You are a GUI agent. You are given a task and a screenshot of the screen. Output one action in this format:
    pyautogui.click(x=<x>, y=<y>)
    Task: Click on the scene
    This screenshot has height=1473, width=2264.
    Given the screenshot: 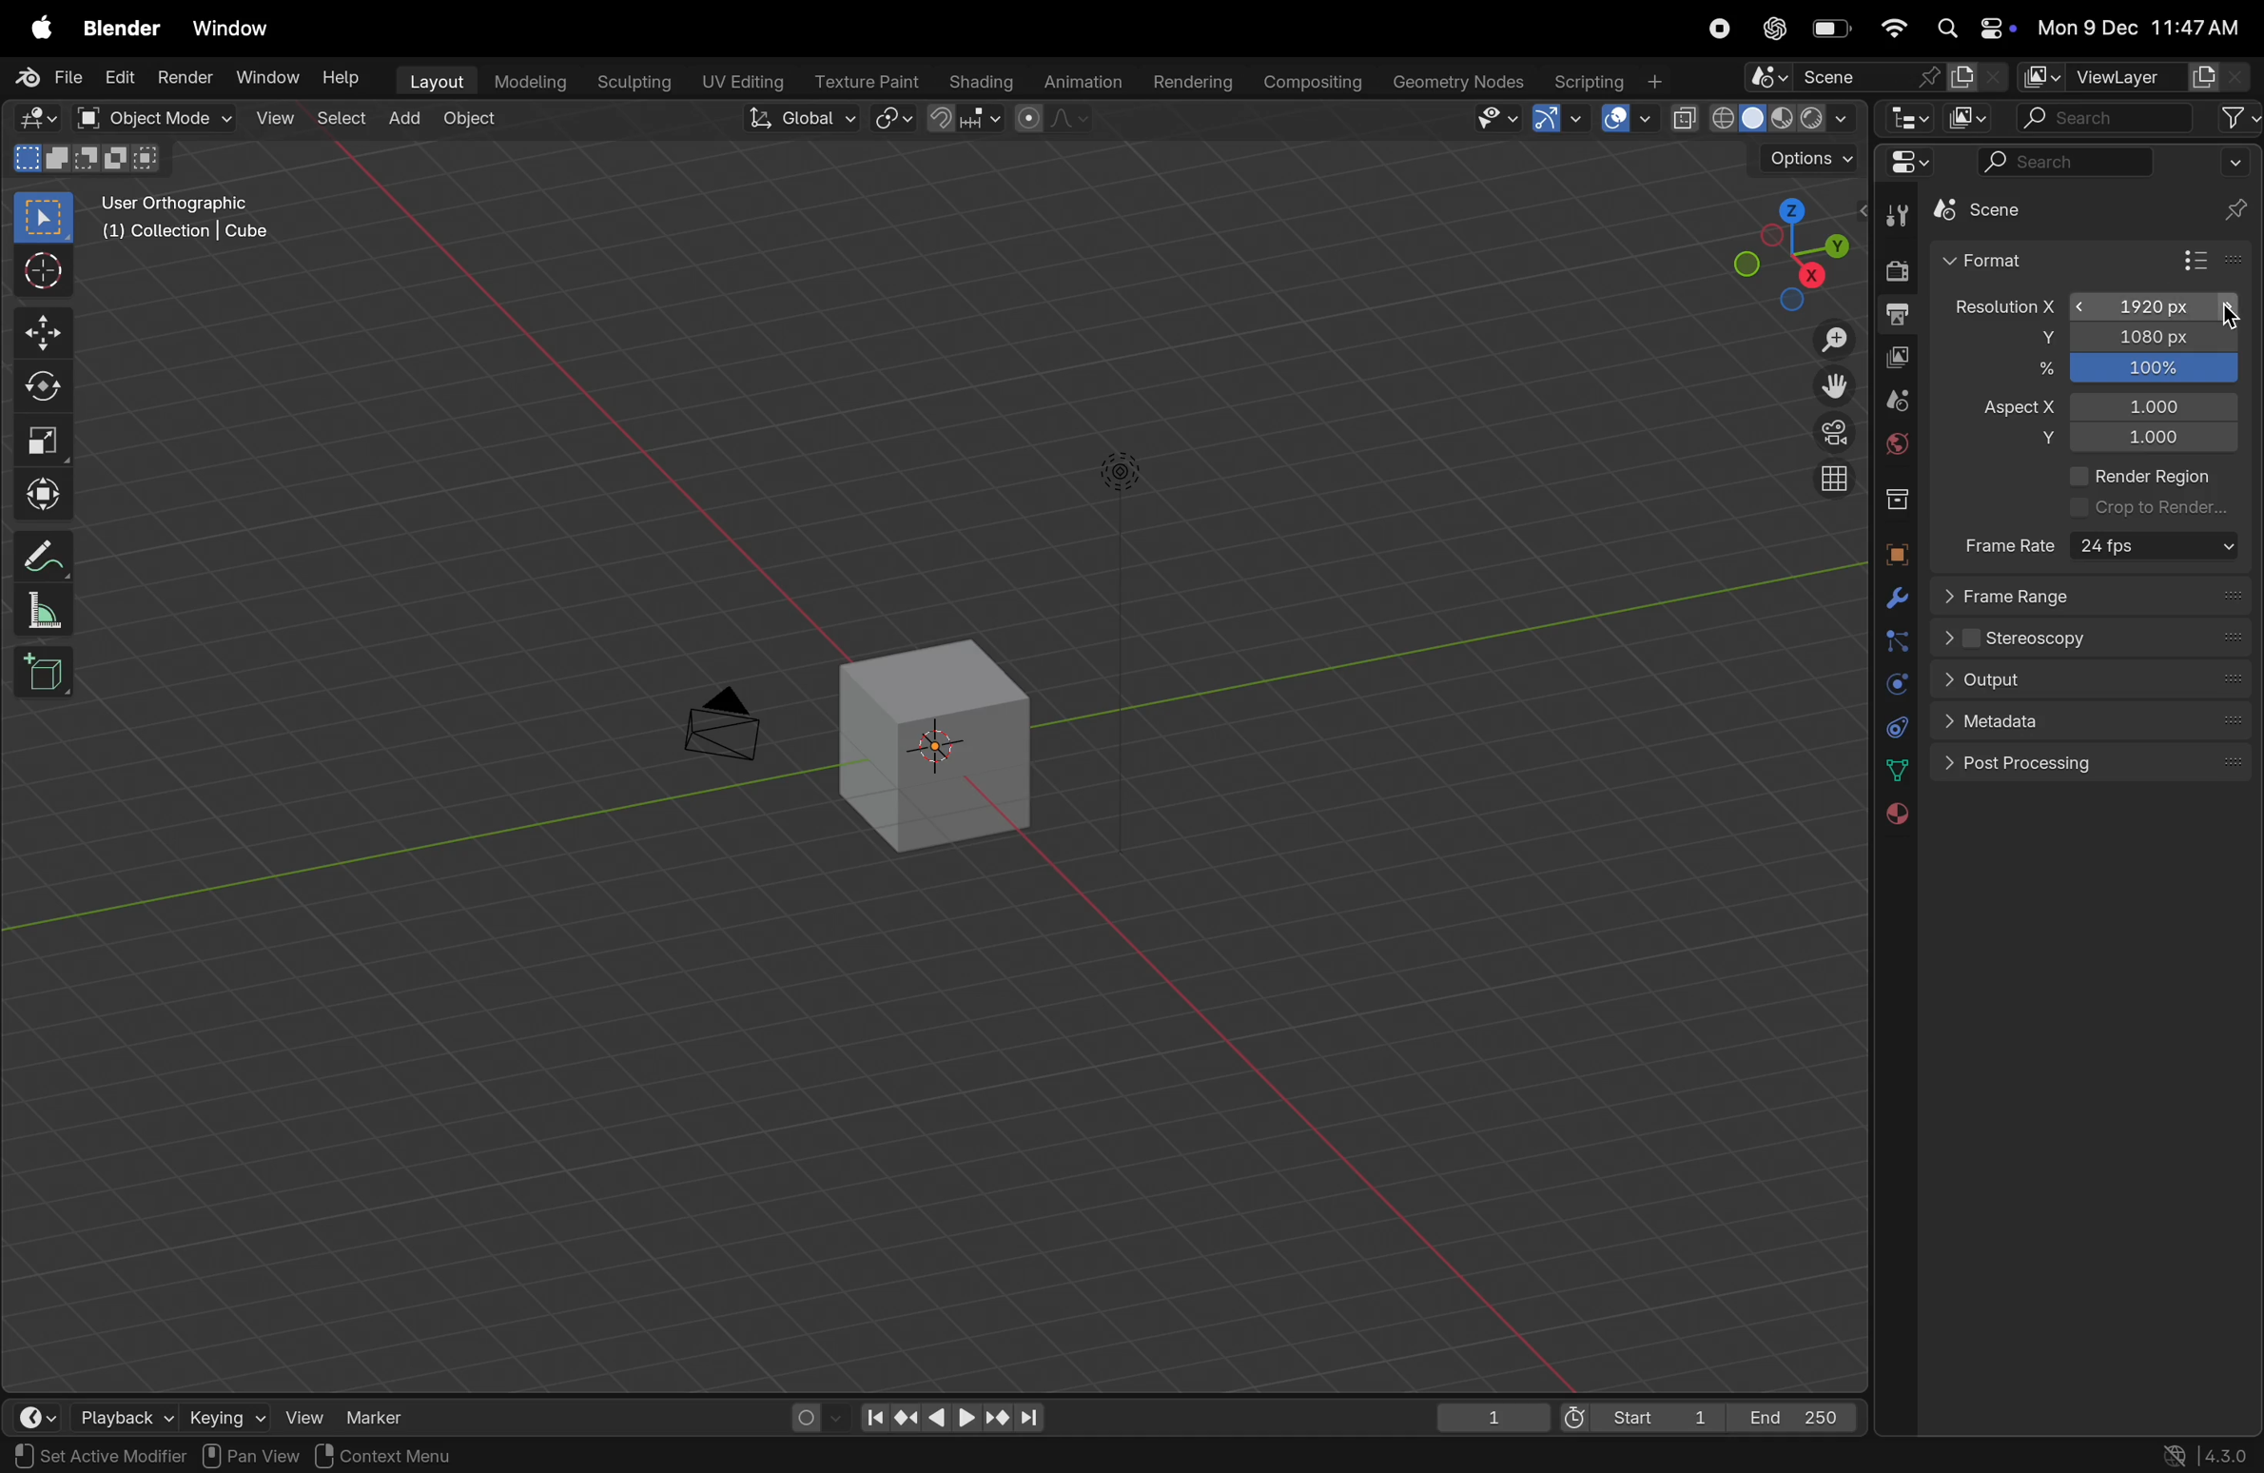 What is the action you would take?
    pyautogui.click(x=1898, y=399)
    